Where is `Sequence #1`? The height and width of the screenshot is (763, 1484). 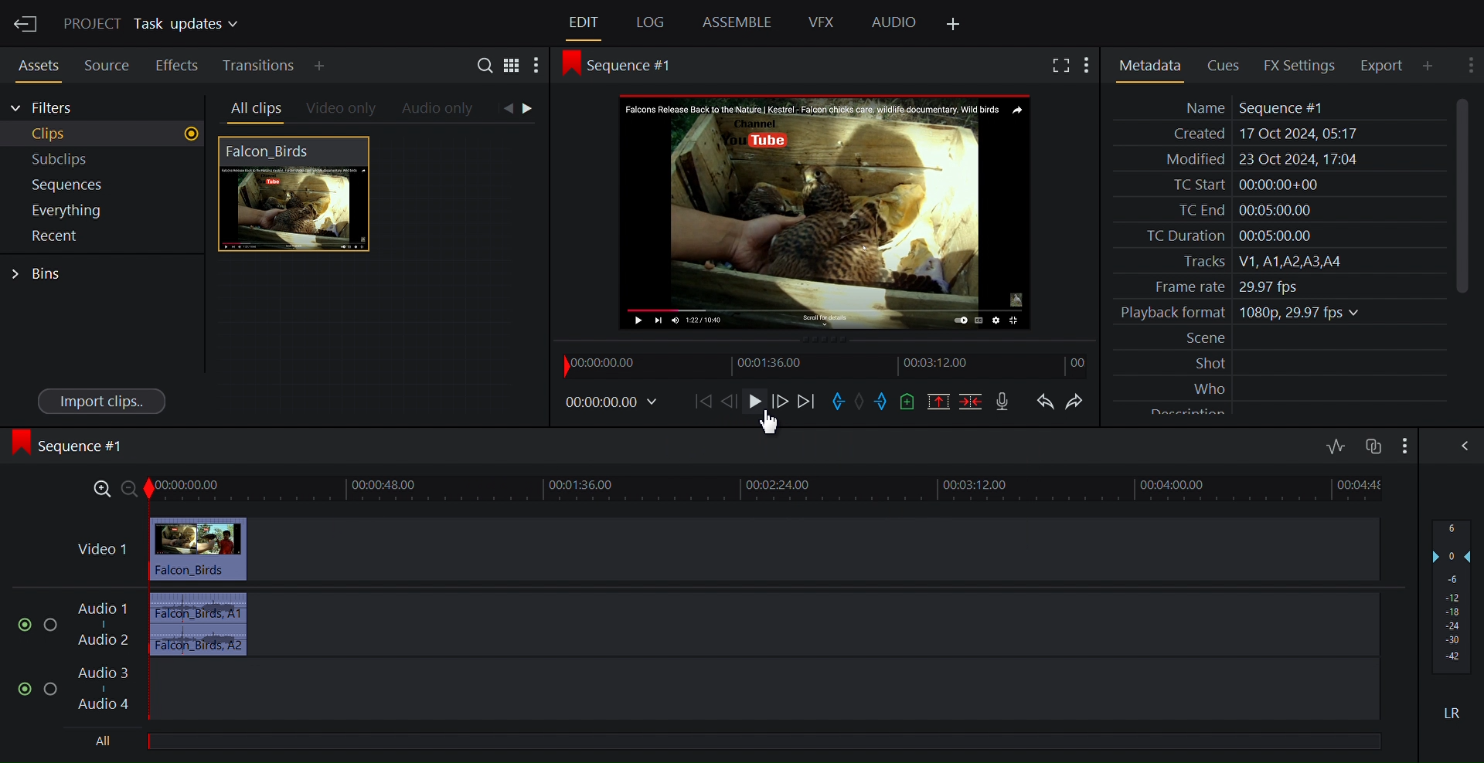
Sequence #1 is located at coordinates (73, 446).